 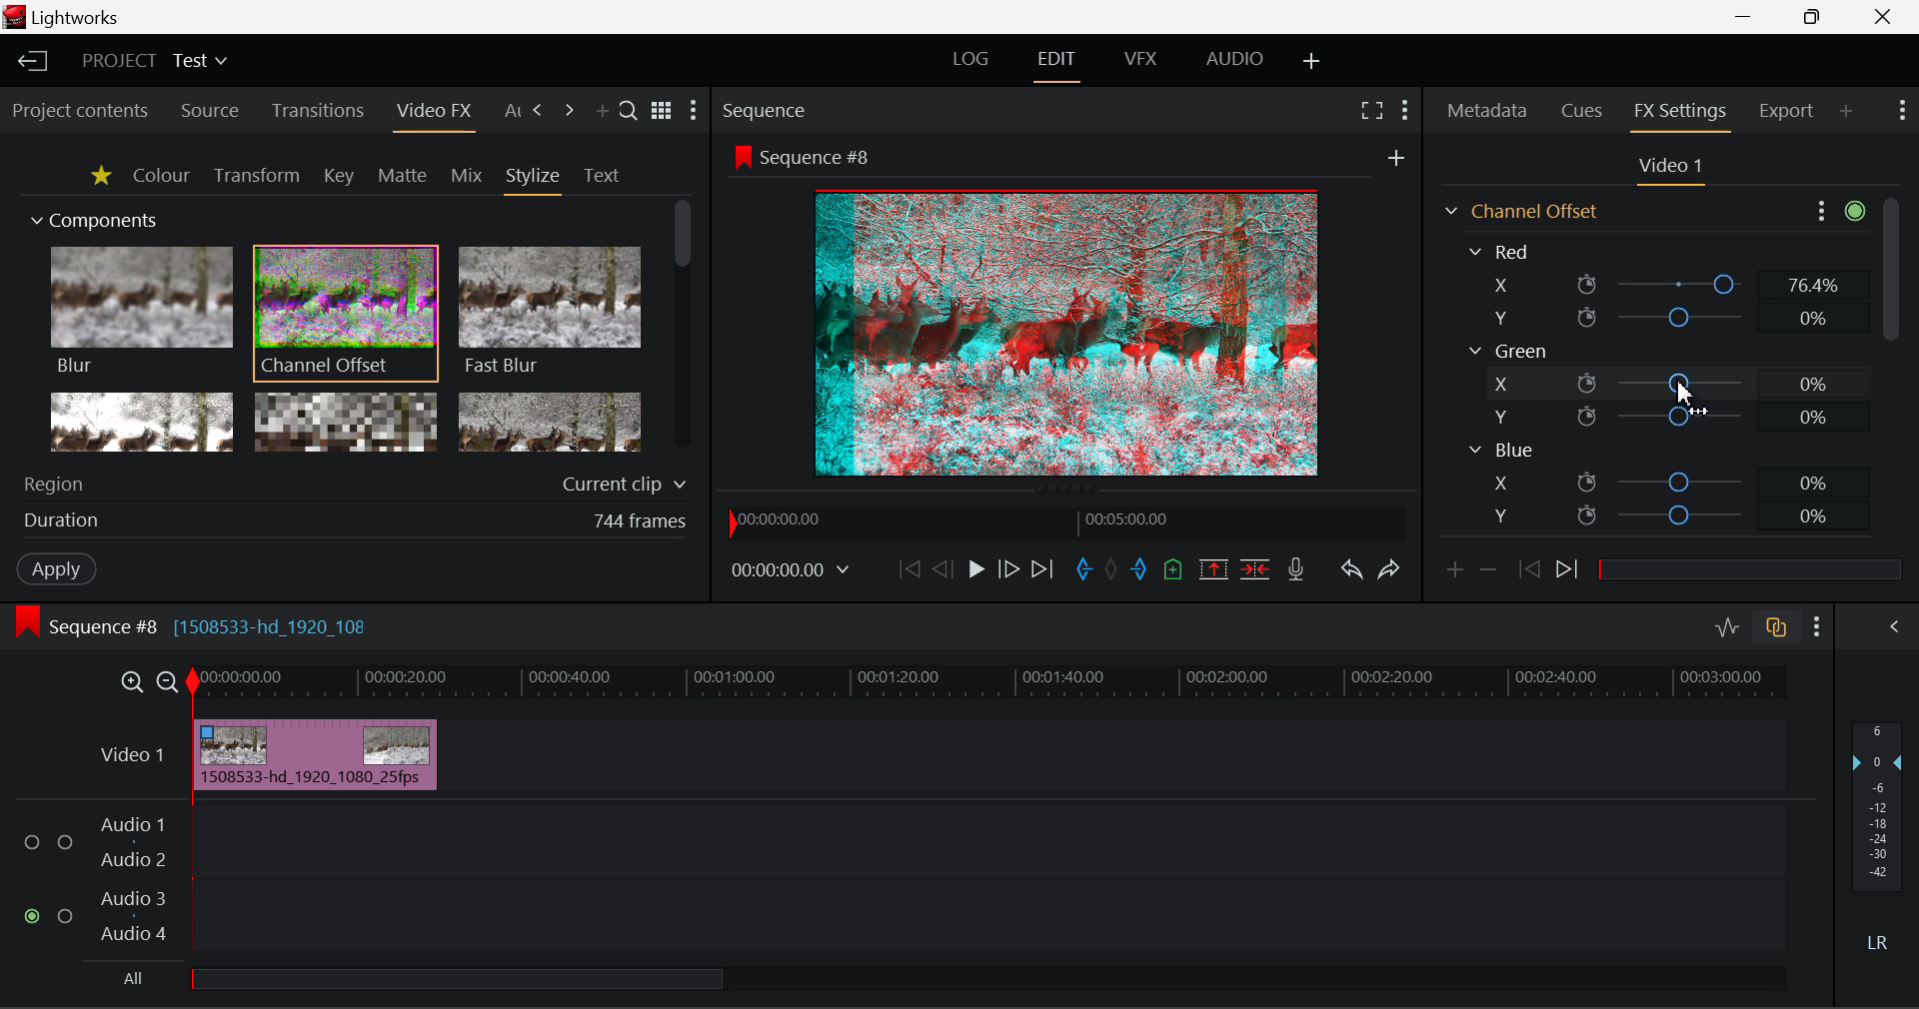 What do you see at coordinates (1787, 111) in the screenshot?
I see `Export` at bounding box center [1787, 111].